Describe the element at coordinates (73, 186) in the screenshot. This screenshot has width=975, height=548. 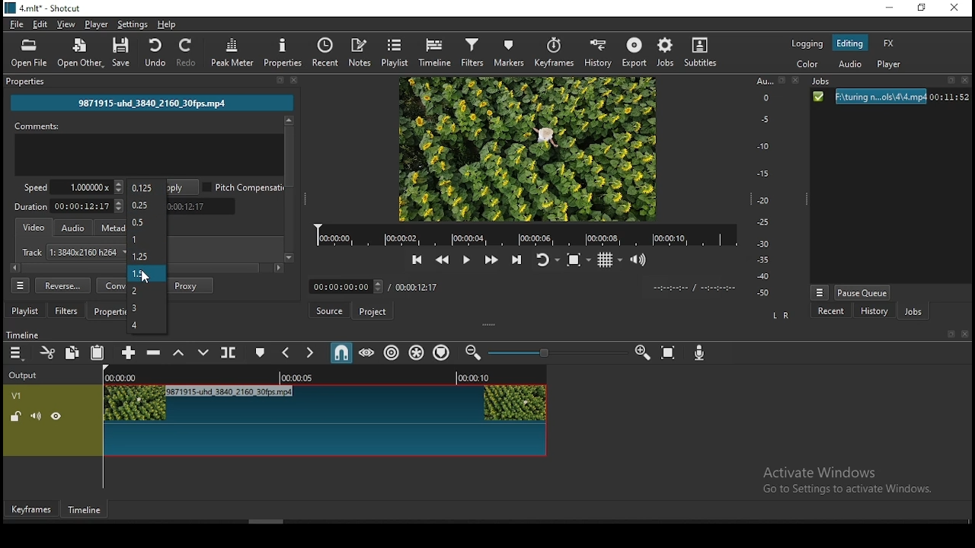
I see `playbacck speed` at that location.